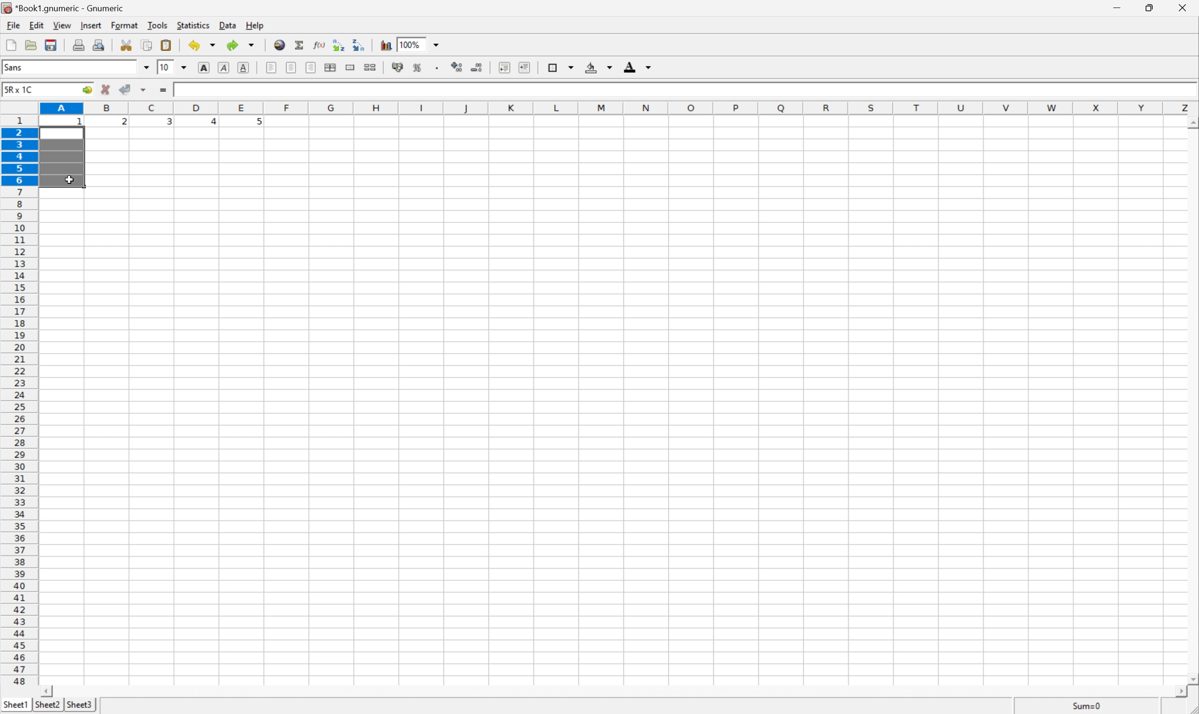 The height and width of the screenshot is (714, 1199). What do you see at coordinates (257, 124) in the screenshot?
I see `5` at bounding box center [257, 124].